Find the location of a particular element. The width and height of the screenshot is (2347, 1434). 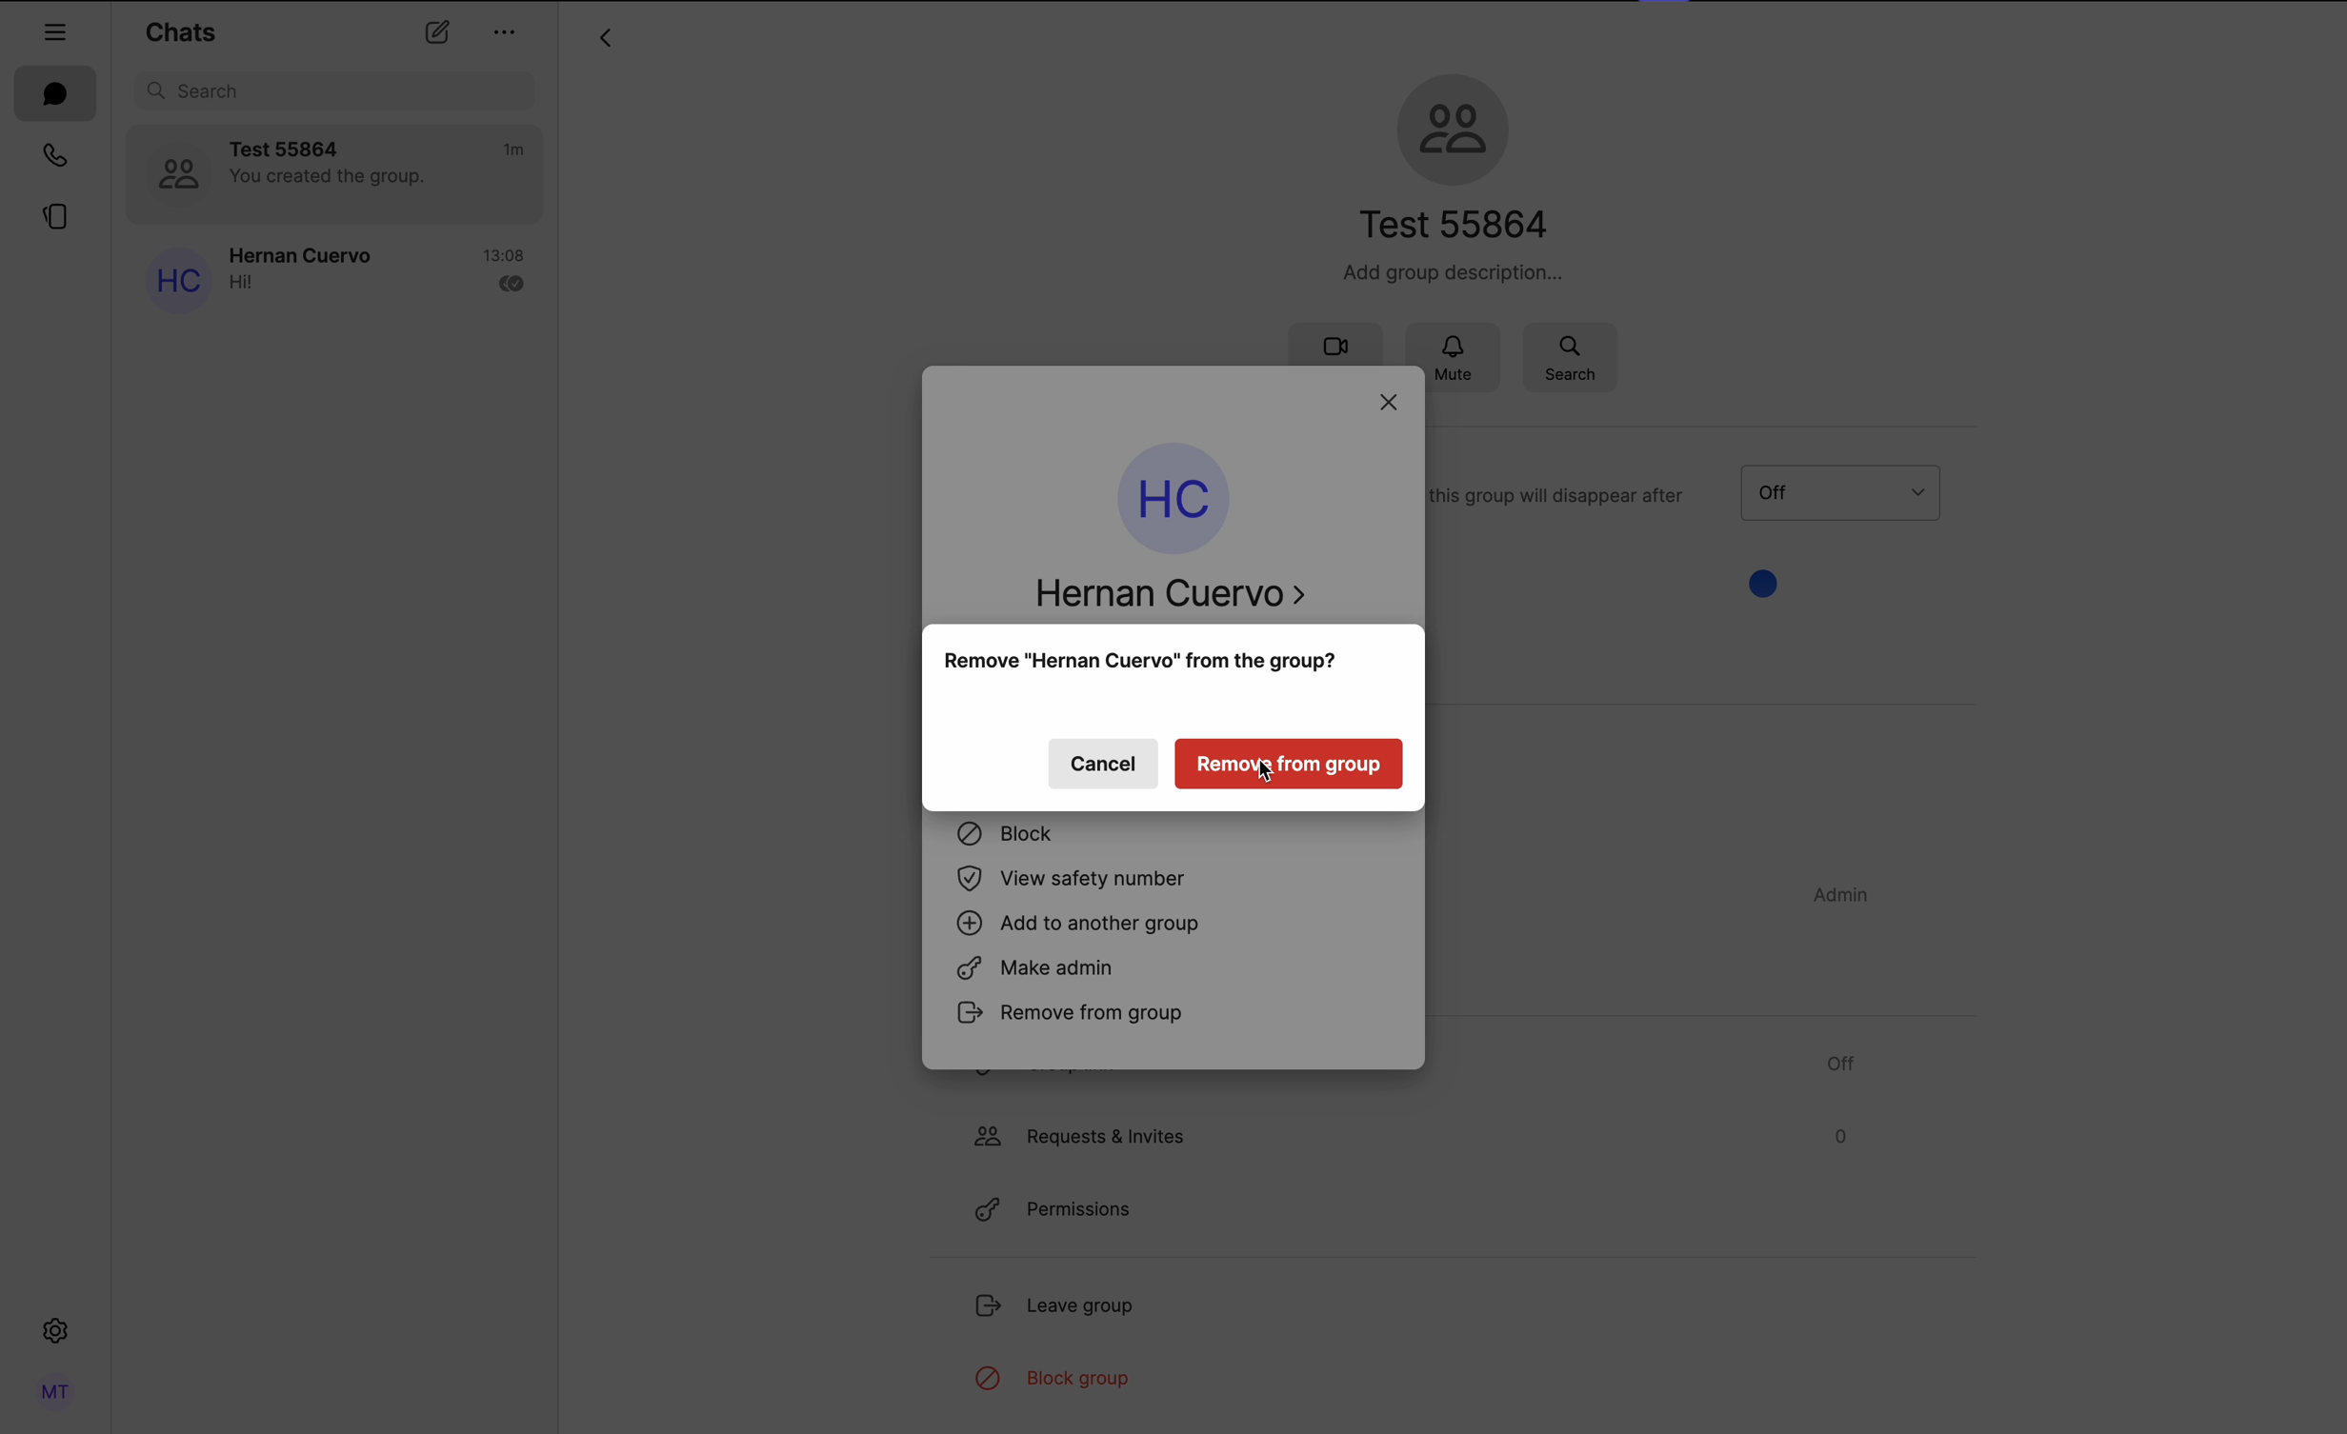

search bar is located at coordinates (338, 90).